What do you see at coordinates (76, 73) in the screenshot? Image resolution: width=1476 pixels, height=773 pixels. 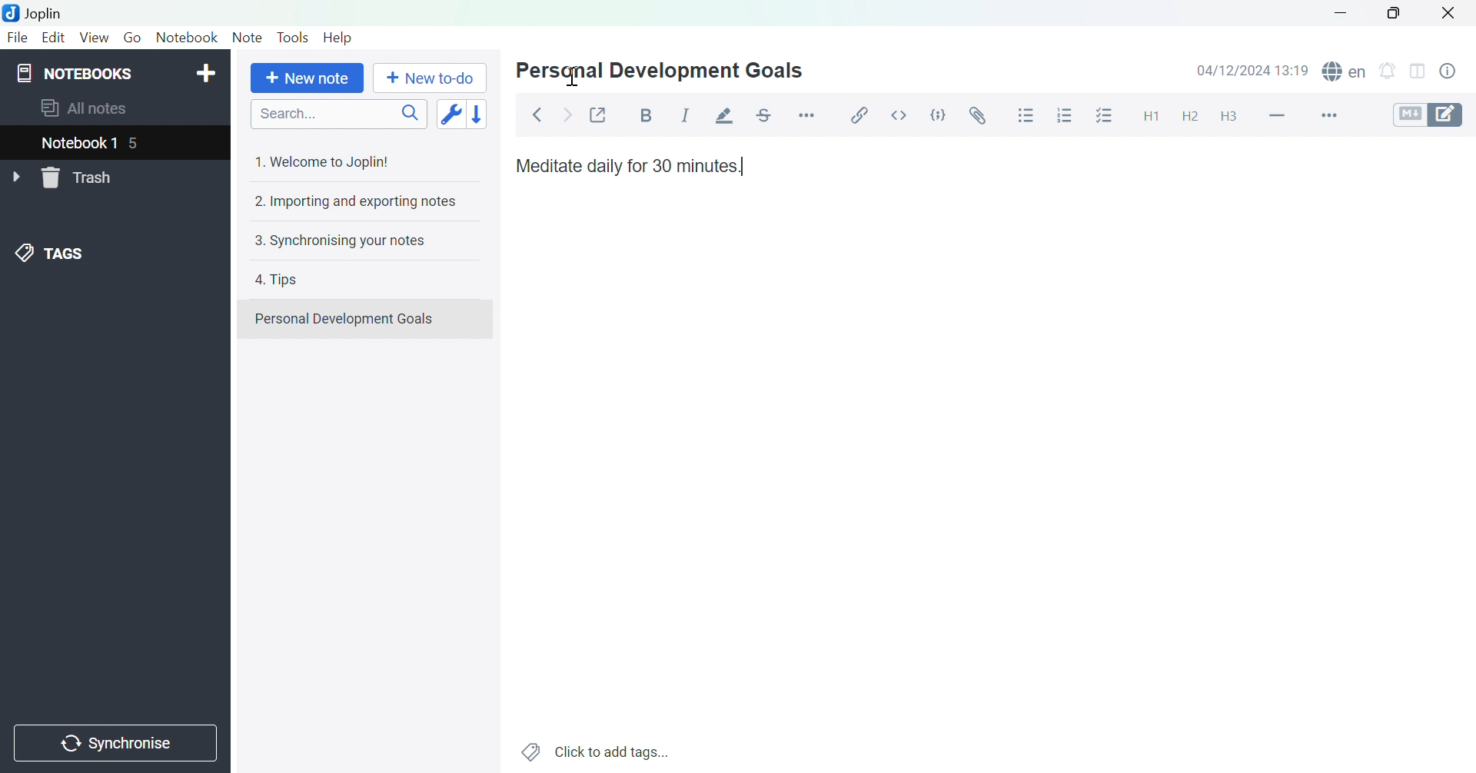 I see `NOTEBOOKS` at bounding box center [76, 73].